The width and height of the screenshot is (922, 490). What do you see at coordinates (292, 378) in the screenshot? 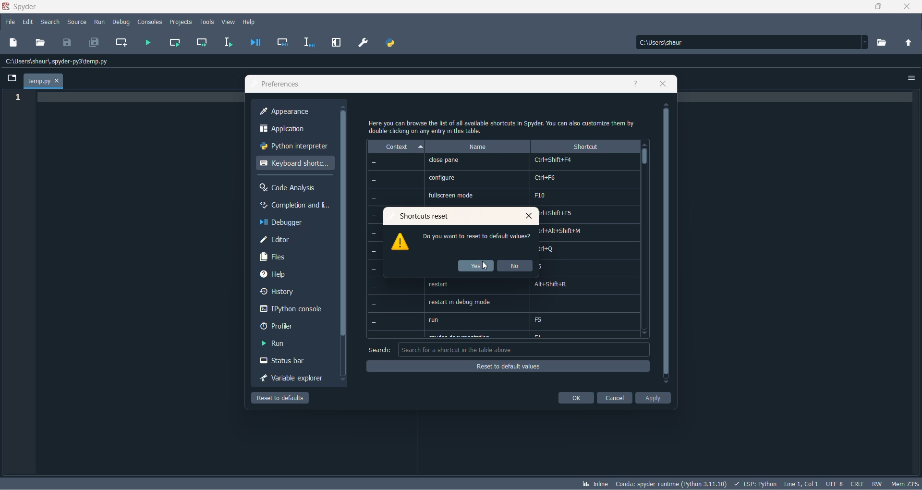
I see `variable explorer` at bounding box center [292, 378].